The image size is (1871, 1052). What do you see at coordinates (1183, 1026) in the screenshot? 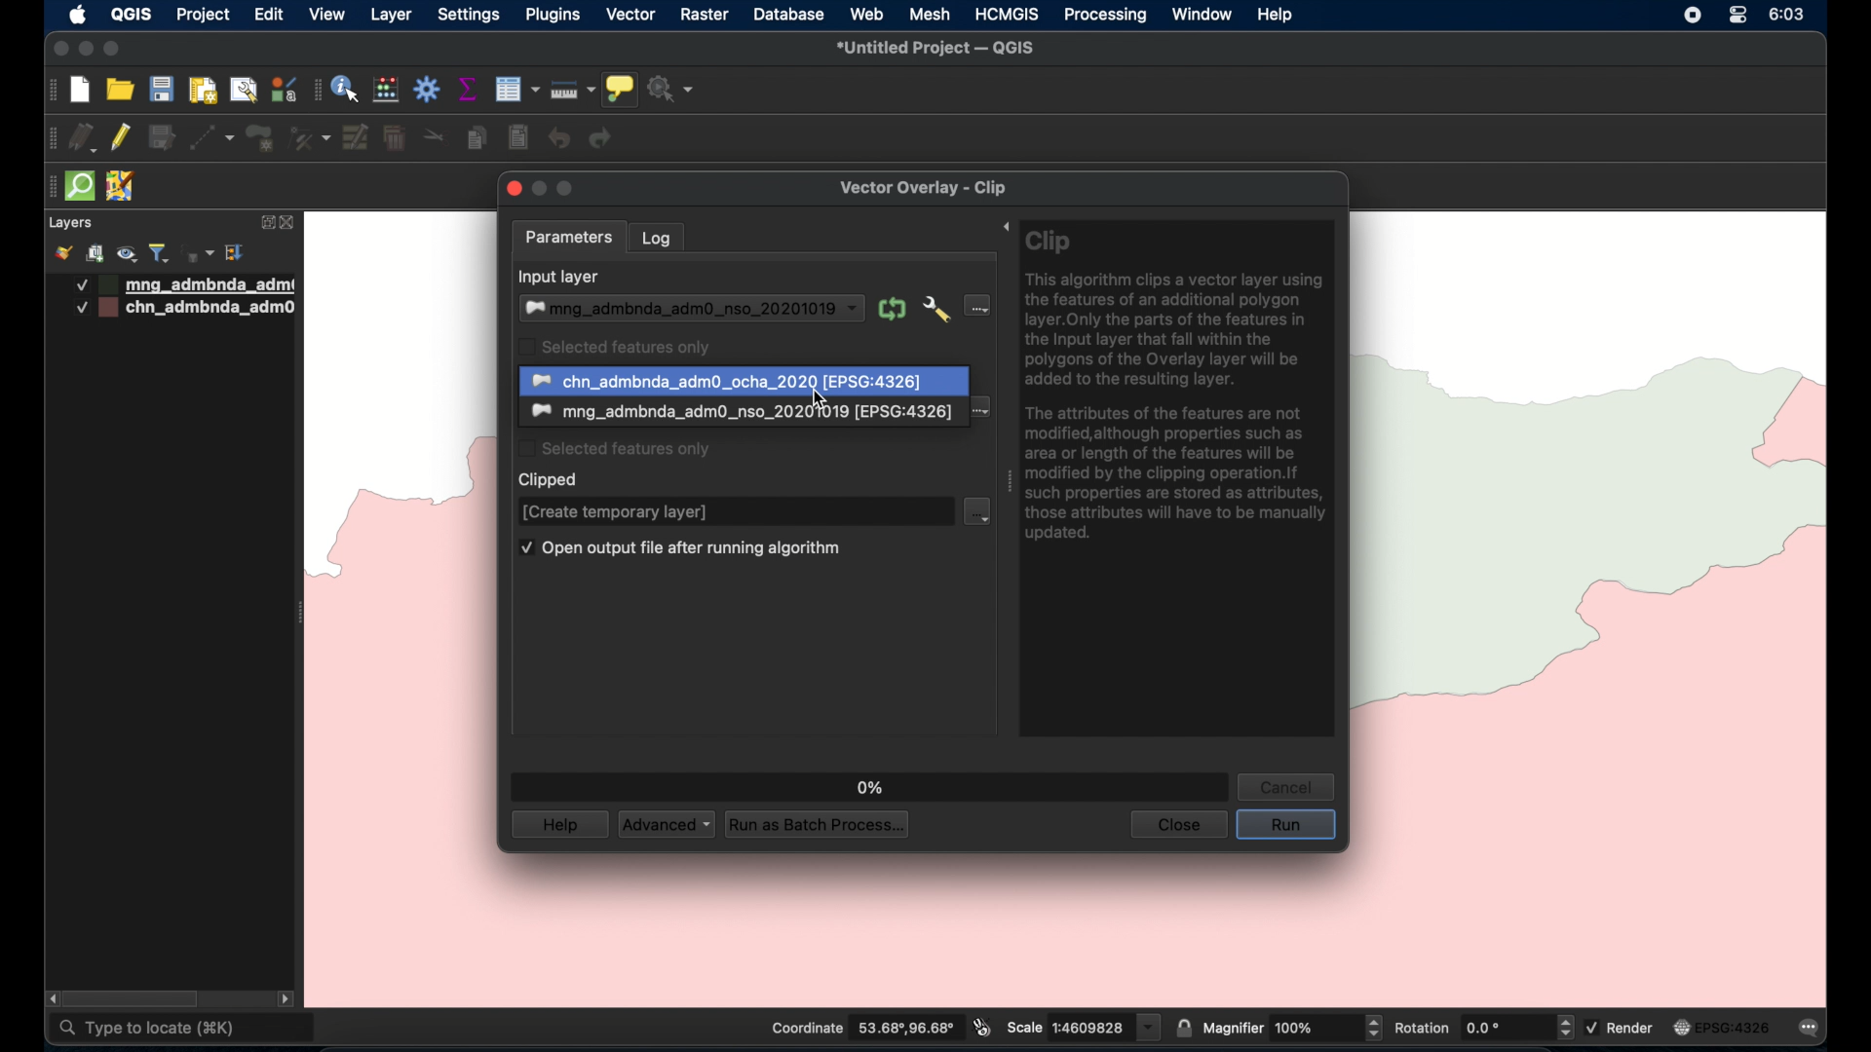
I see `lock scale` at bounding box center [1183, 1026].